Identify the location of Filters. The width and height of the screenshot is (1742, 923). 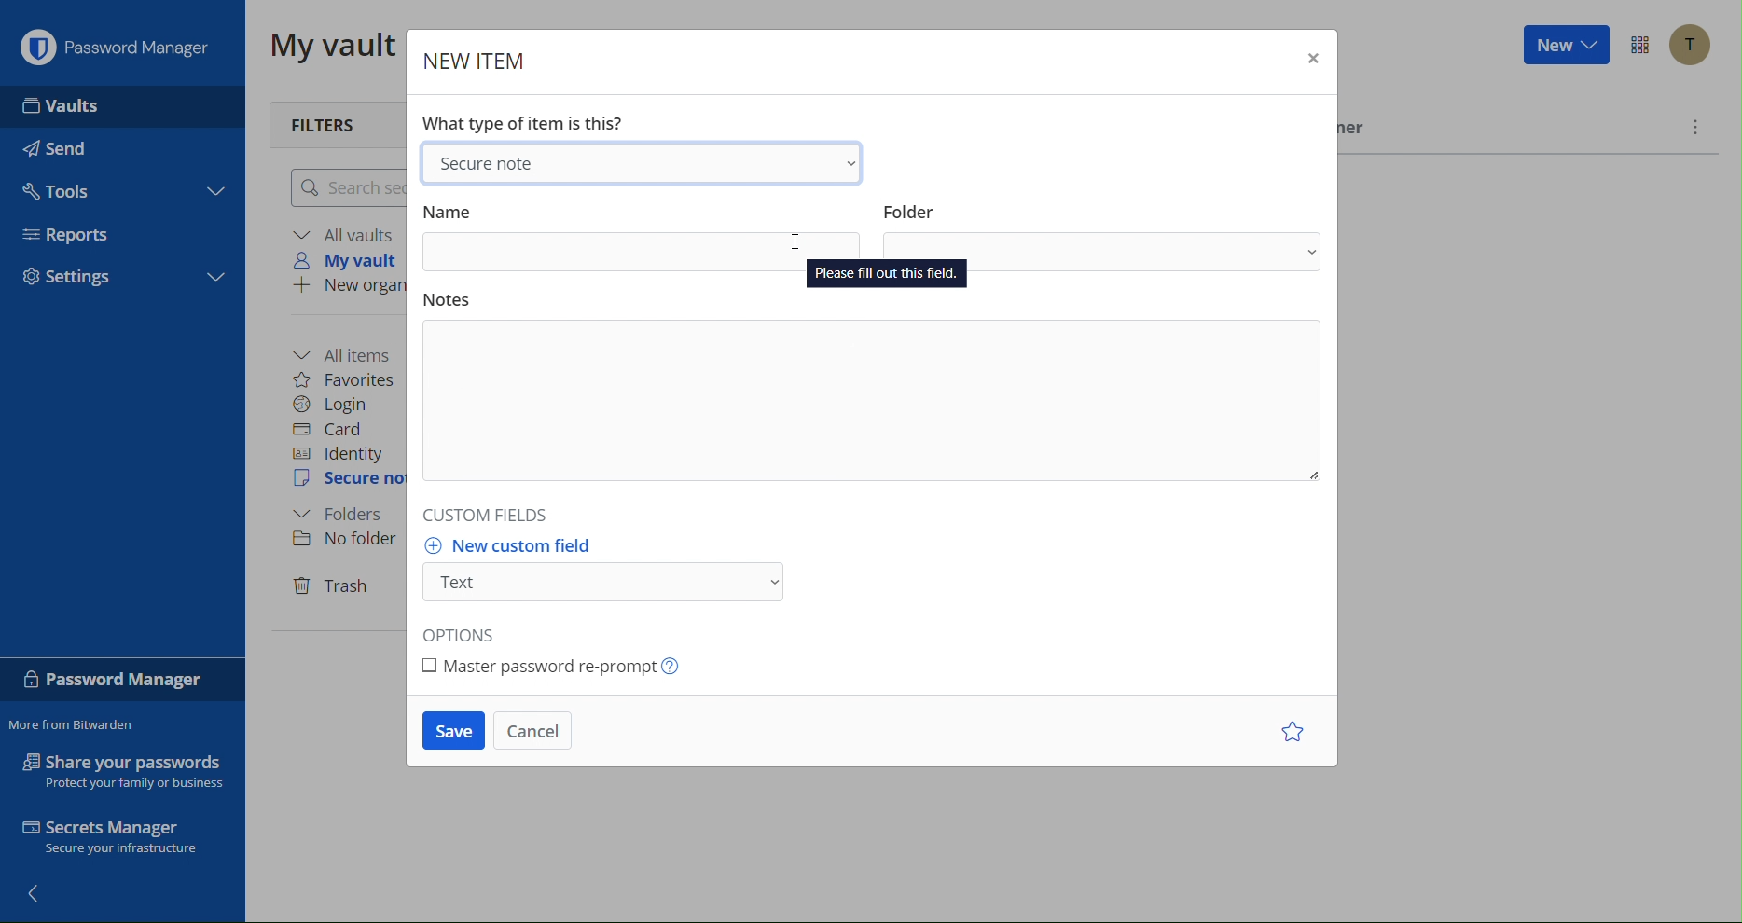
(335, 120).